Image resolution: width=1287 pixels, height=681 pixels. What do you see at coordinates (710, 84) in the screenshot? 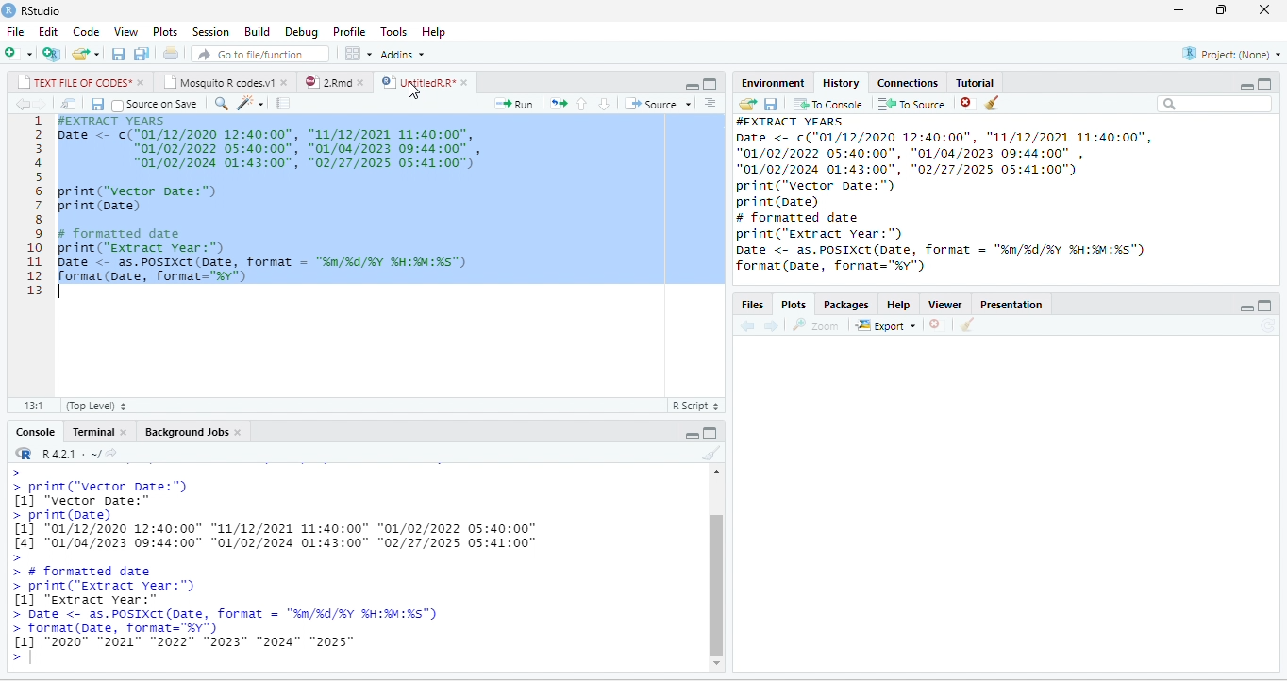
I see `maximize` at bounding box center [710, 84].